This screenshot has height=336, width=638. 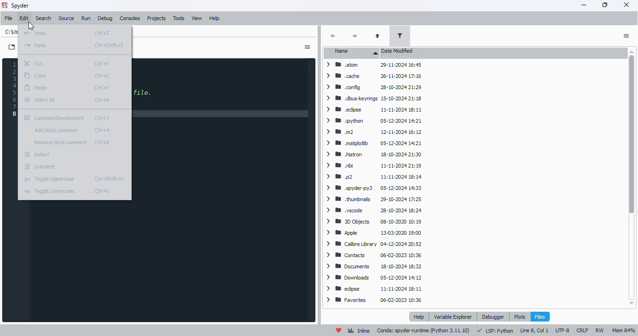 I want to click on > MW edipse 11-11-2024 18:11, so click(x=372, y=109).